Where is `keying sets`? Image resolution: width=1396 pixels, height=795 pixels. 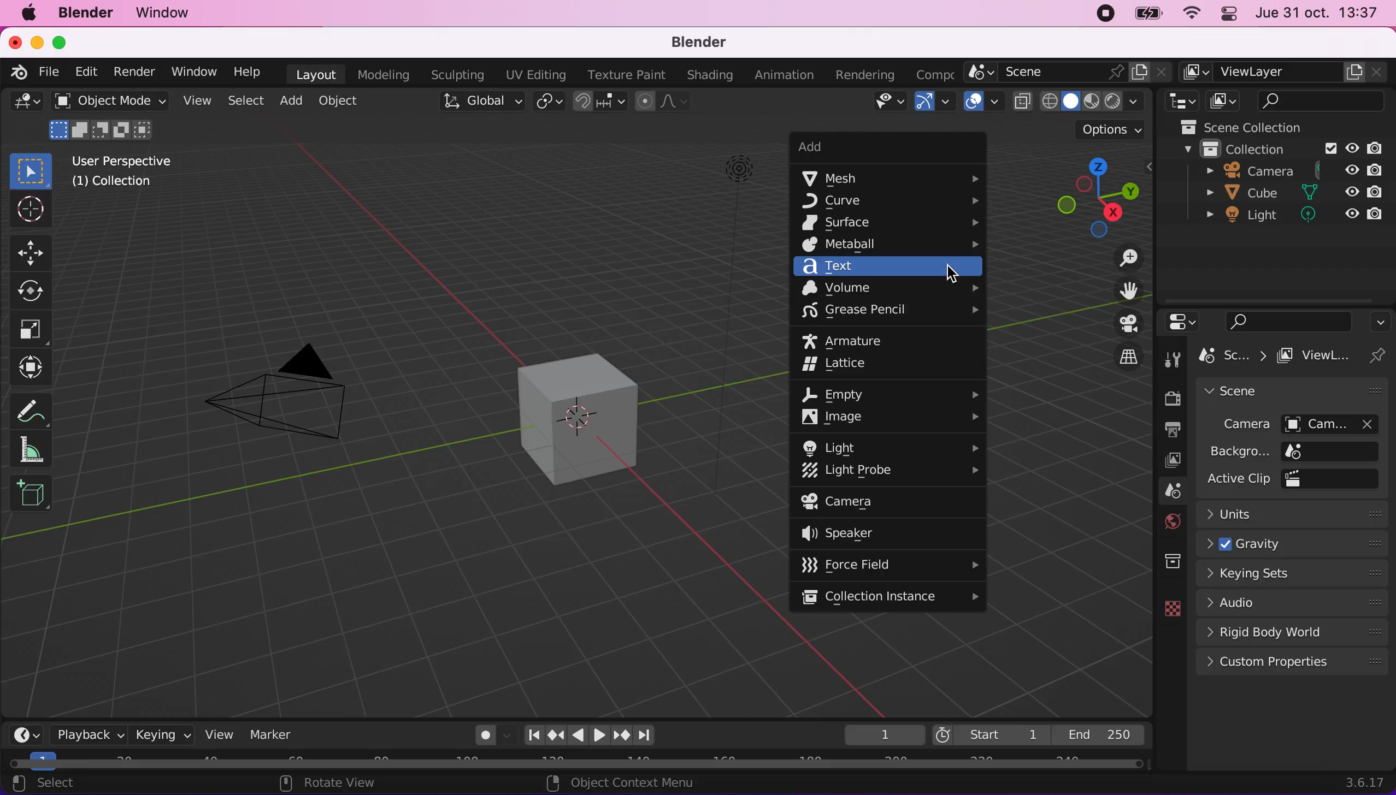 keying sets is located at coordinates (1294, 573).